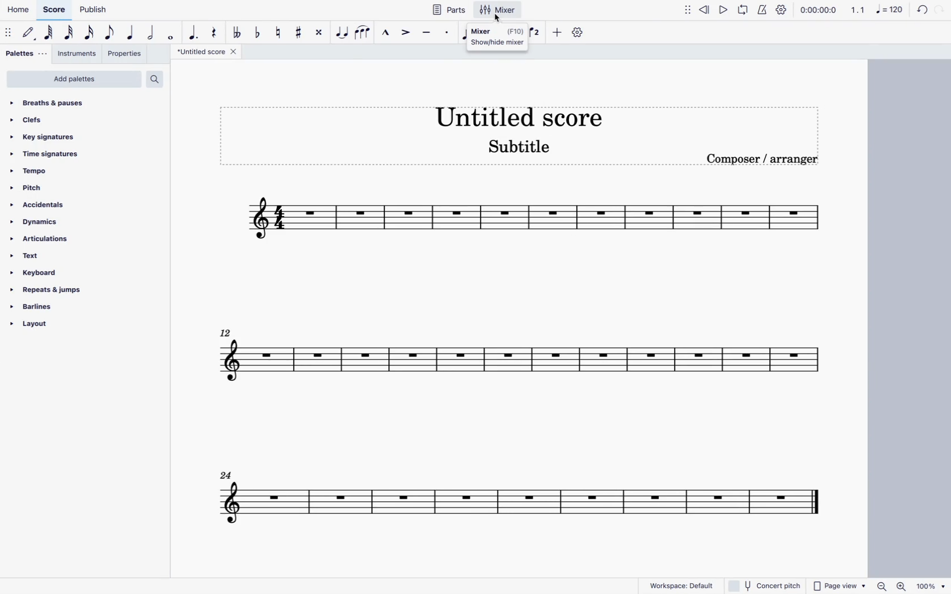 This screenshot has width=951, height=594. I want to click on parts, so click(448, 9).